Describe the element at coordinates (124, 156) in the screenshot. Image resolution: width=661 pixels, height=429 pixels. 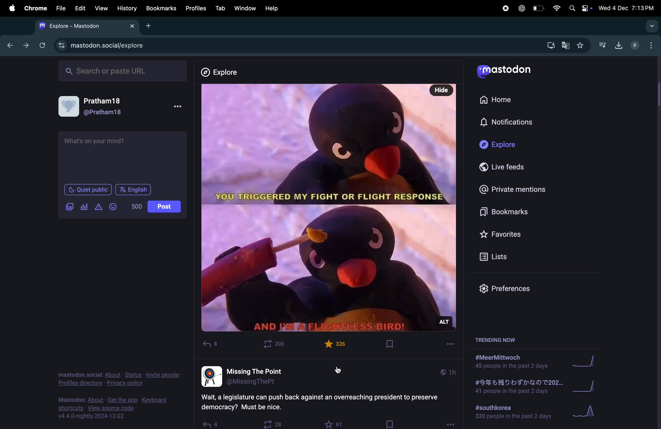
I see `text box` at that location.